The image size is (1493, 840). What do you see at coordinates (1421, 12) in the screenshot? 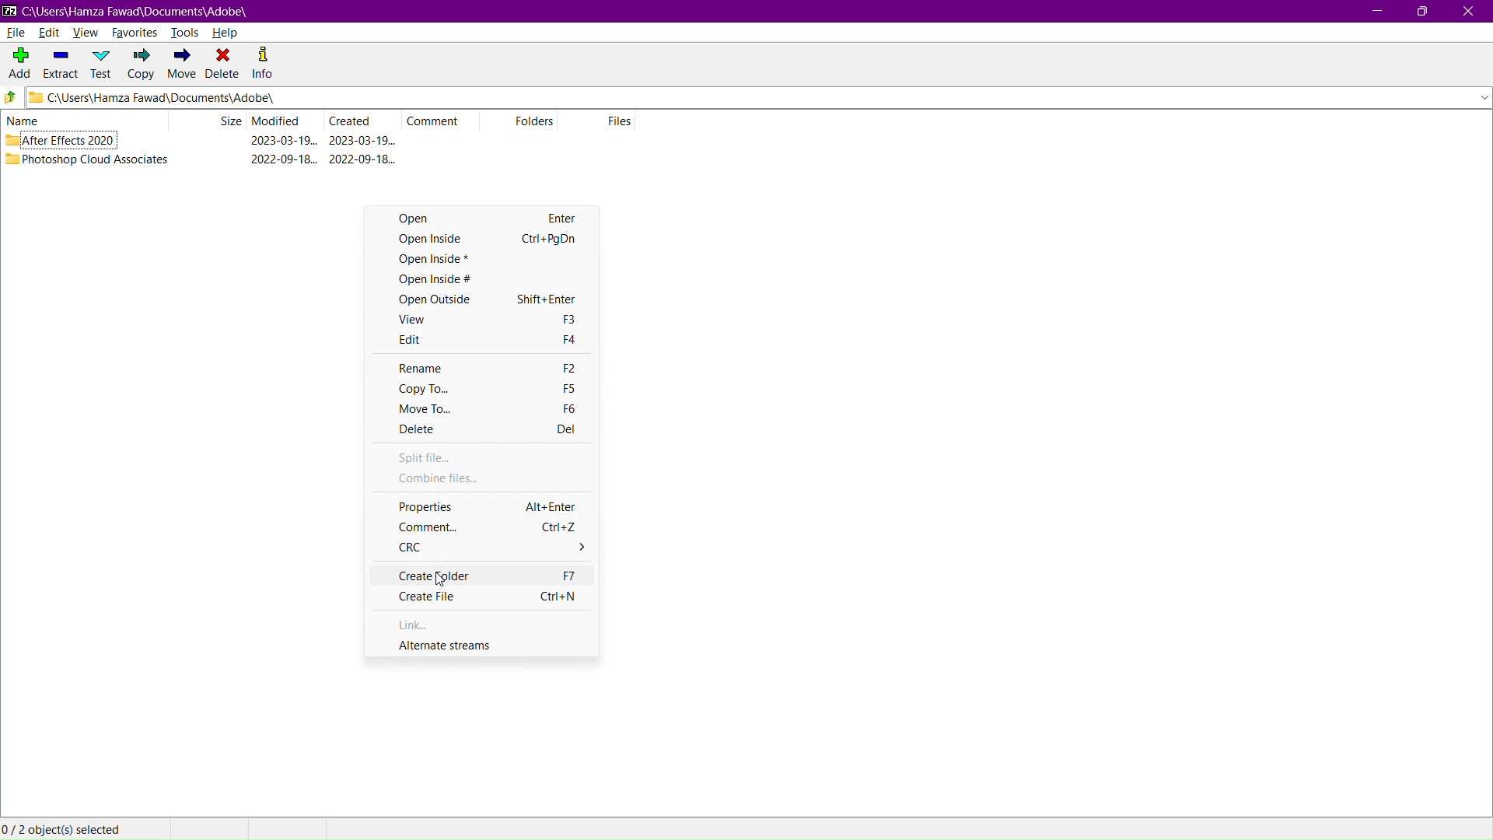
I see `Maximize` at bounding box center [1421, 12].